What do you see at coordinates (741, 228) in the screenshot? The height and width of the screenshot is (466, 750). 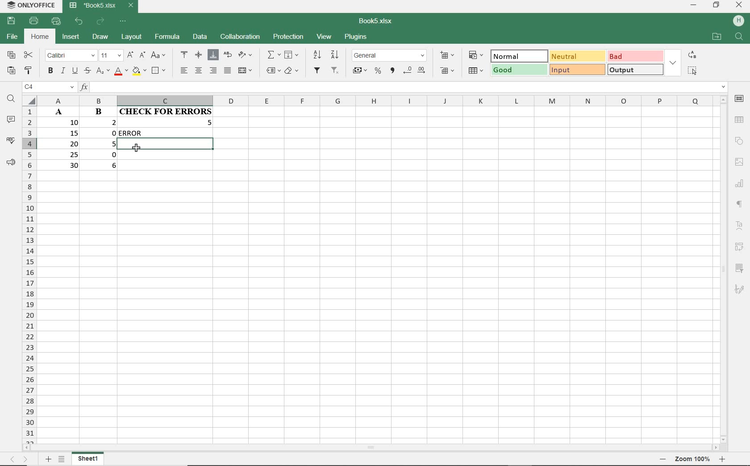 I see `` at bounding box center [741, 228].